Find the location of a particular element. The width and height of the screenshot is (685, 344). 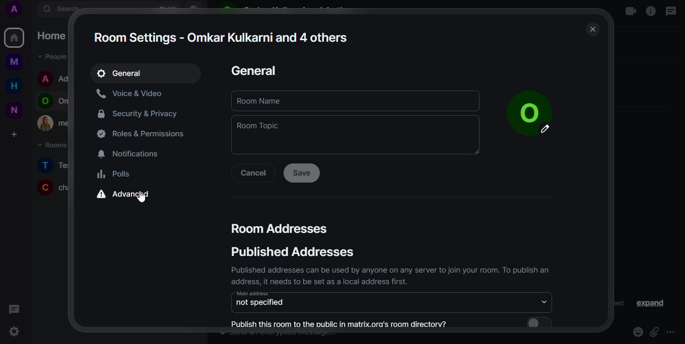

expand is located at coordinates (648, 303).